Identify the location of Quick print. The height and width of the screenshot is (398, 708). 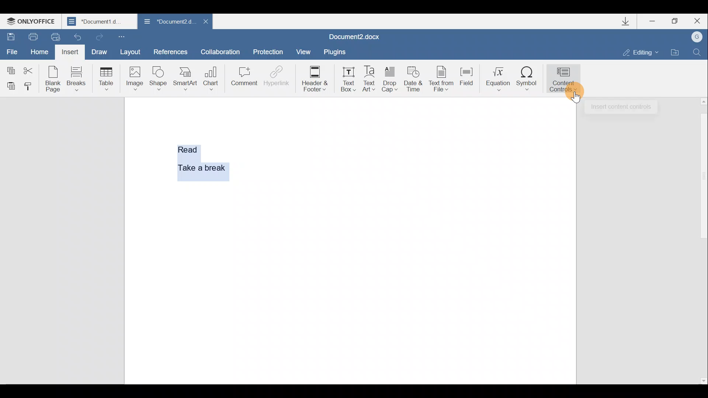
(53, 36).